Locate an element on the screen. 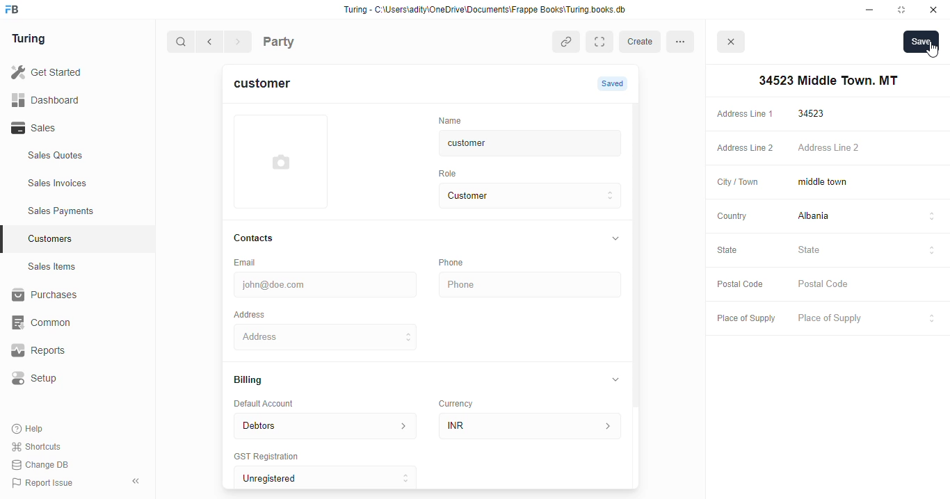  ‘Name is located at coordinates (453, 120).